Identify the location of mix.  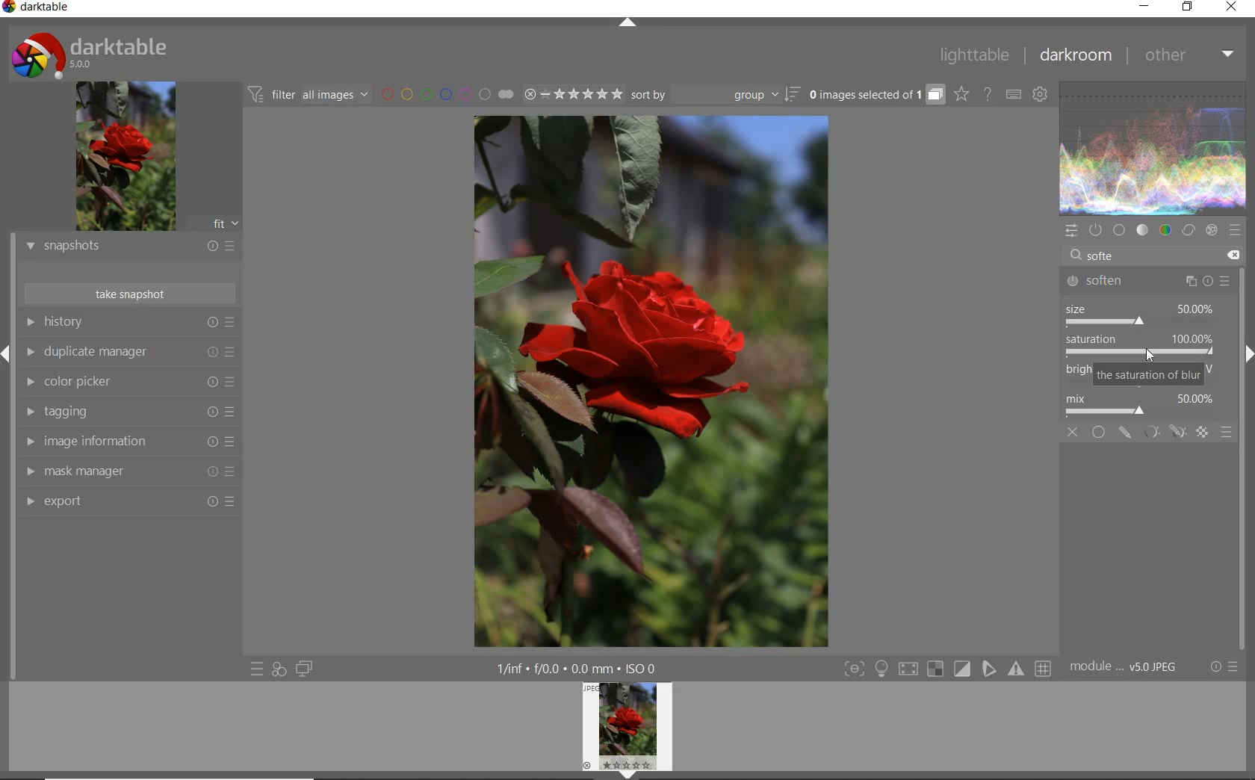
(1144, 405).